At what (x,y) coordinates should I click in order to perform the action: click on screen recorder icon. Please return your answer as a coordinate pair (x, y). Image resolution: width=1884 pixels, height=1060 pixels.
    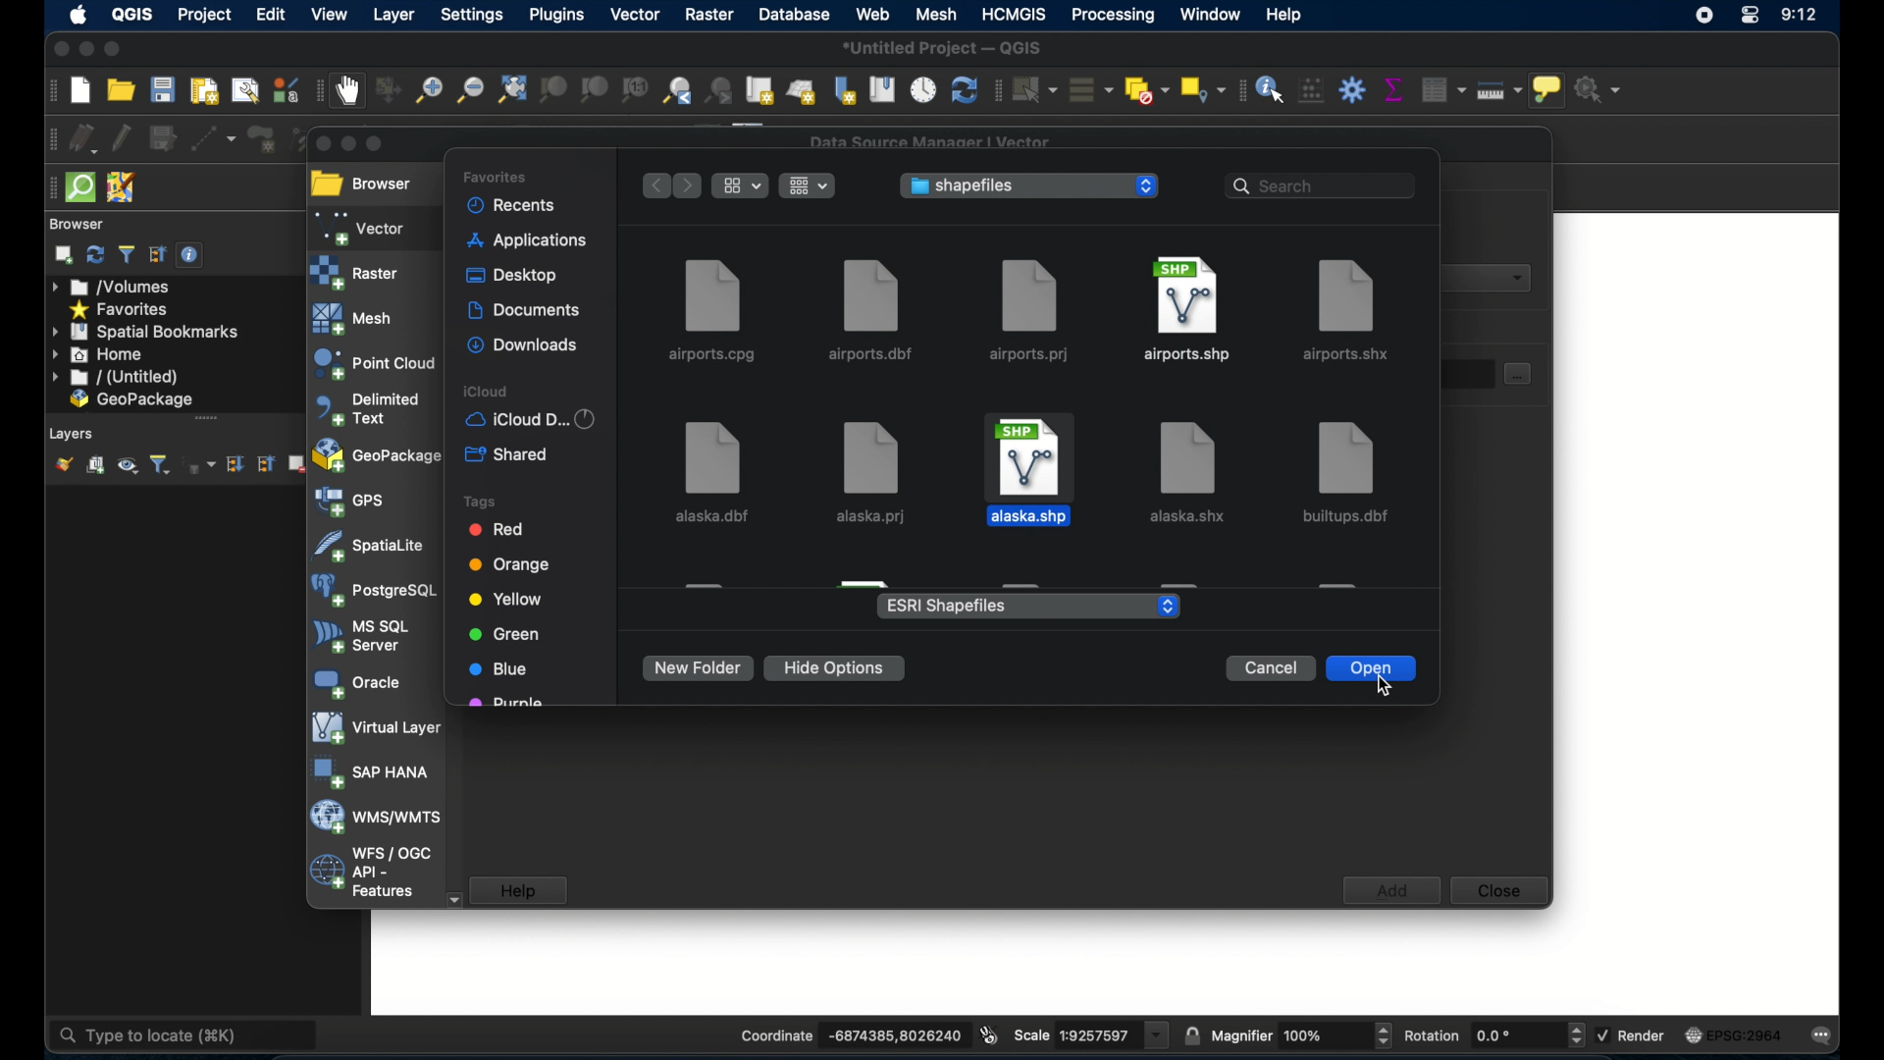
    Looking at the image, I should click on (1704, 14).